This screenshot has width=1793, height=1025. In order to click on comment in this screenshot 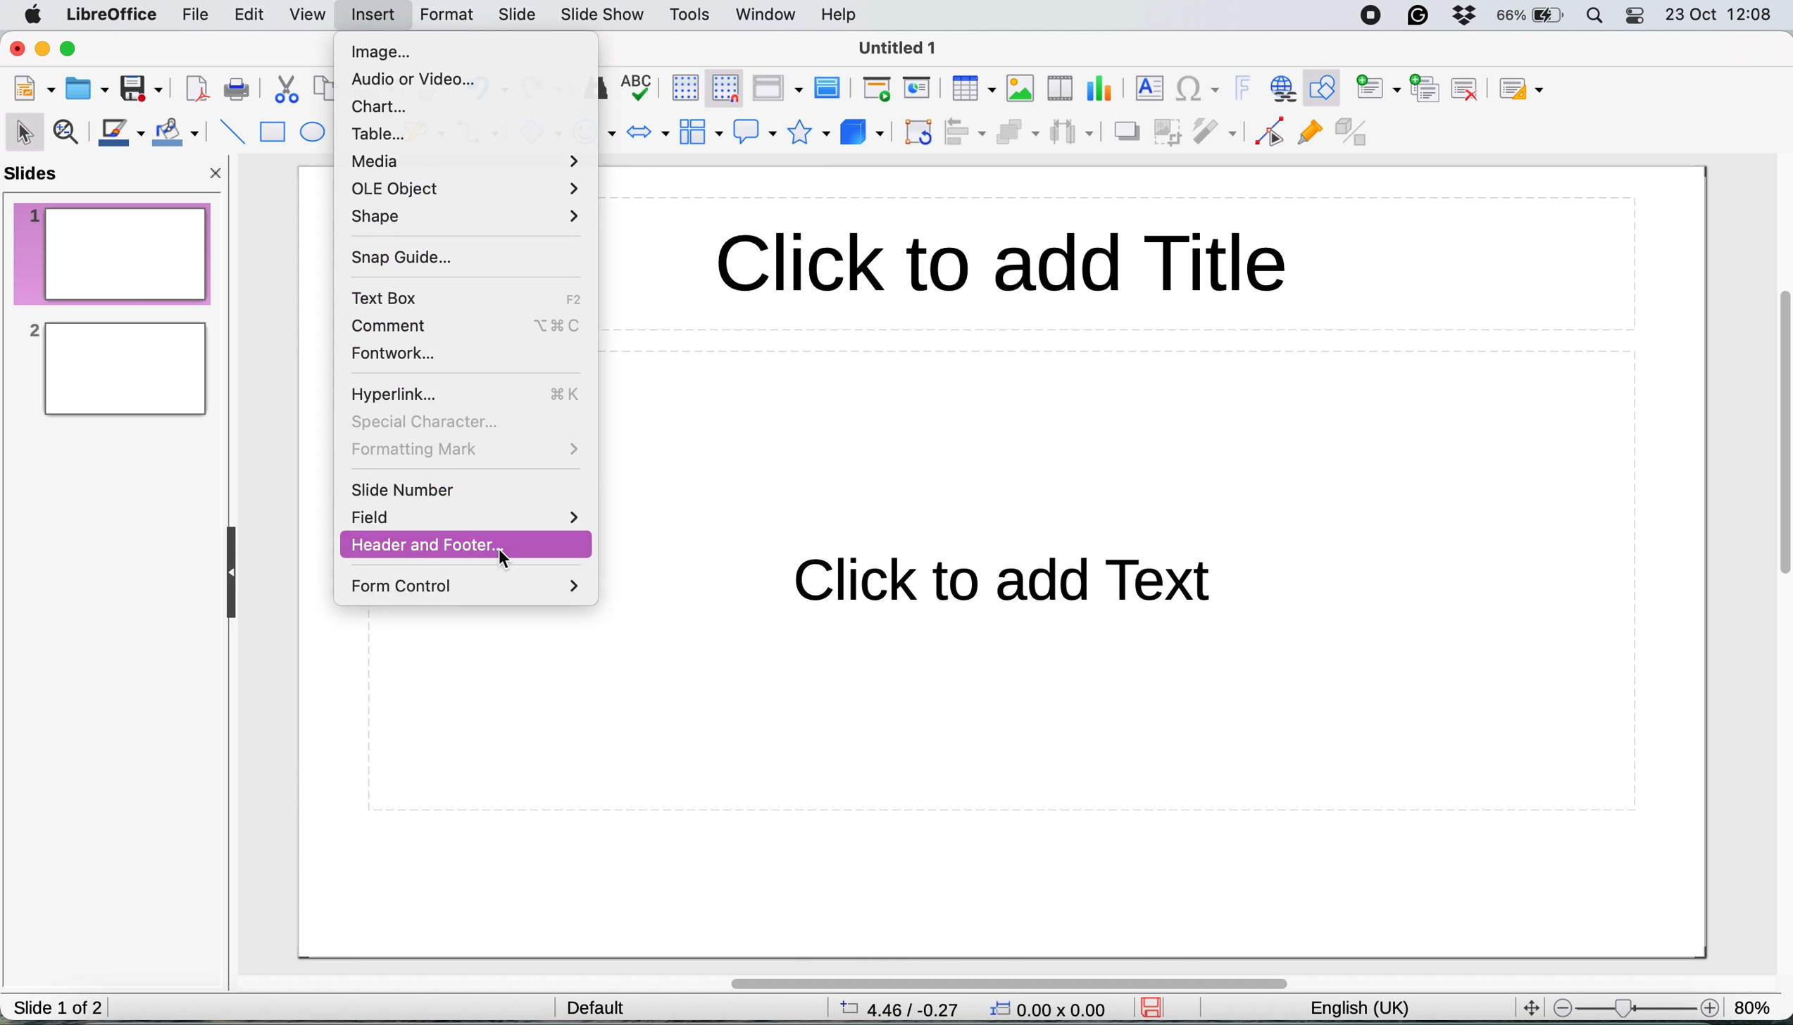, I will do `click(401, 325)`.